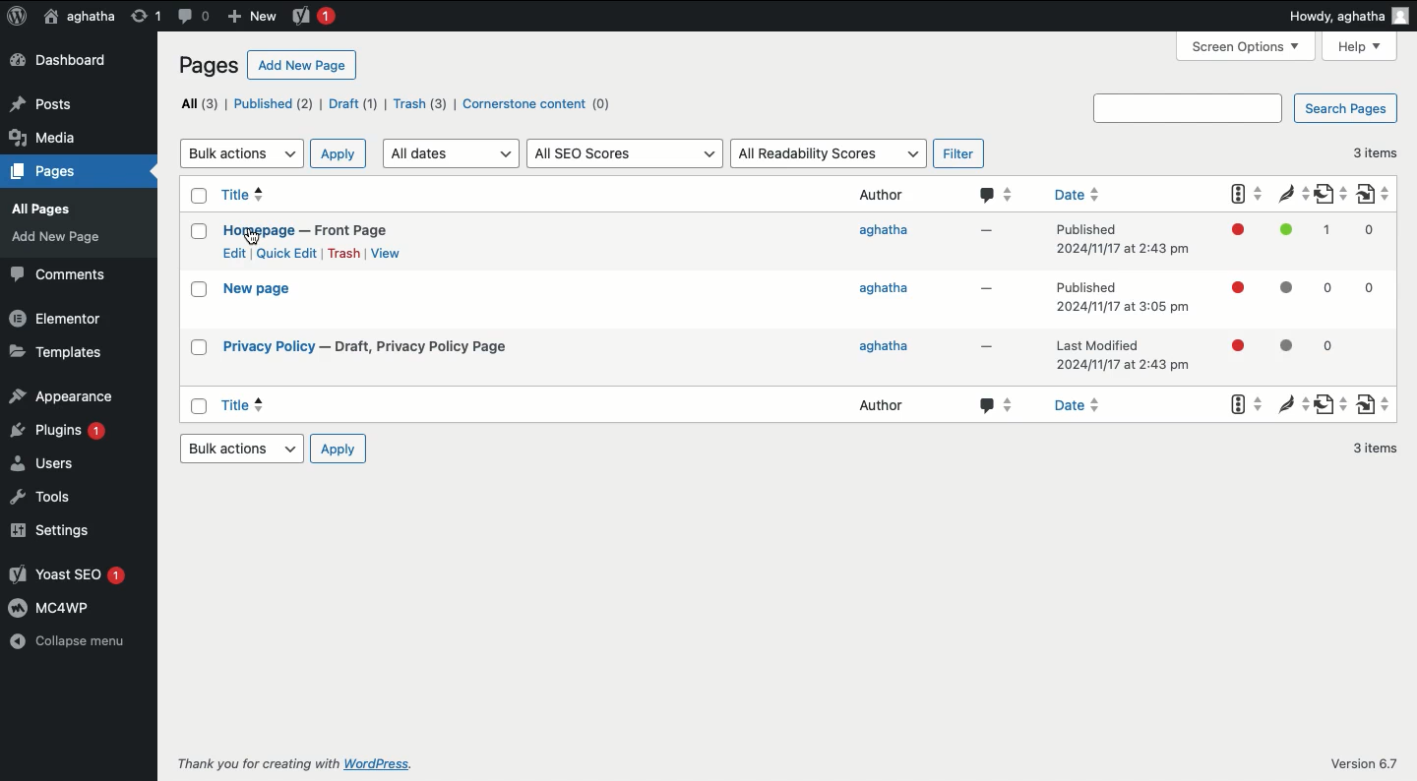 This screenshot has height=781, width=1417. I want to click on Checkbox, so click(196, 301).